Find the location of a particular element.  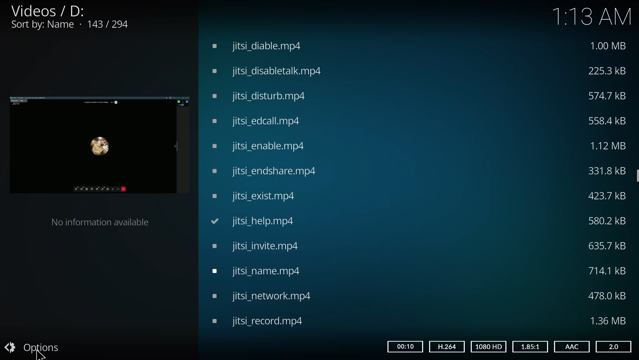

aac is located at coordinates (570, 346).